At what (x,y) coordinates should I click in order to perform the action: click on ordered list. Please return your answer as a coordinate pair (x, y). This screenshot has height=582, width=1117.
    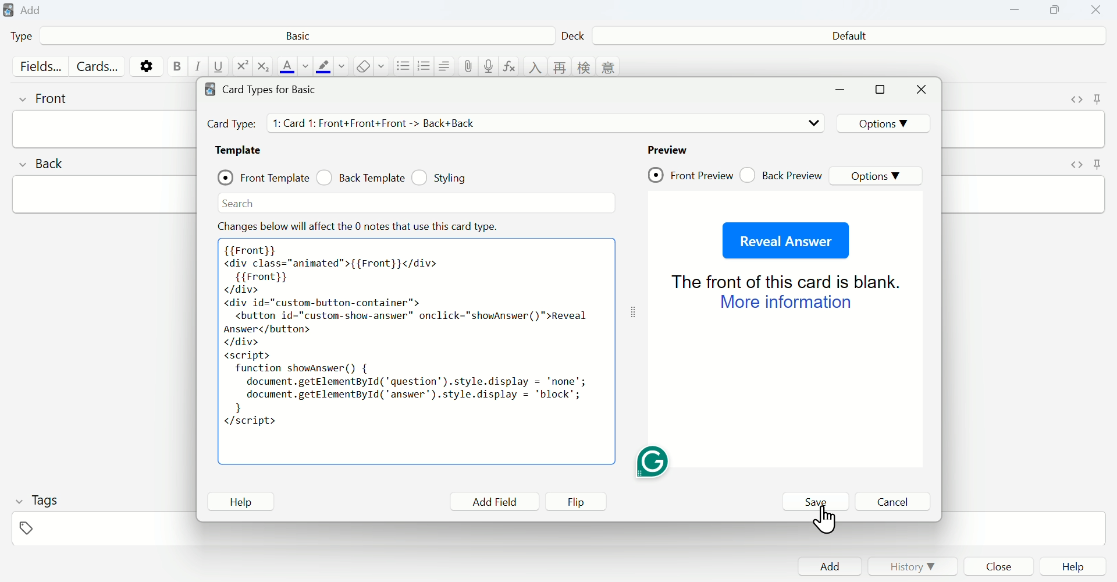
    Looking at the image, I should click on (424, 66).